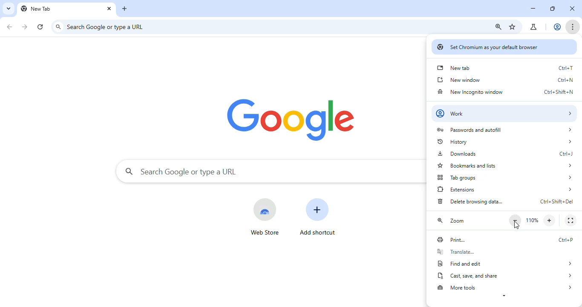 This screenshot has height=307, width=582. What do you see at coordinates (550, 220) in the screenshot?
I see `zoom in` at bounding box center [550, 220].